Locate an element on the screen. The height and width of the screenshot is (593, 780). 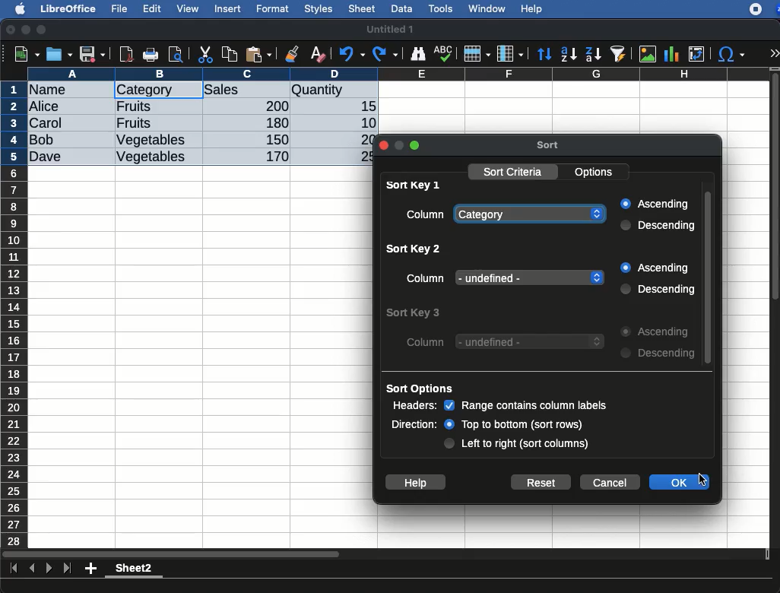
scroll is located at coordinates (709, 275).